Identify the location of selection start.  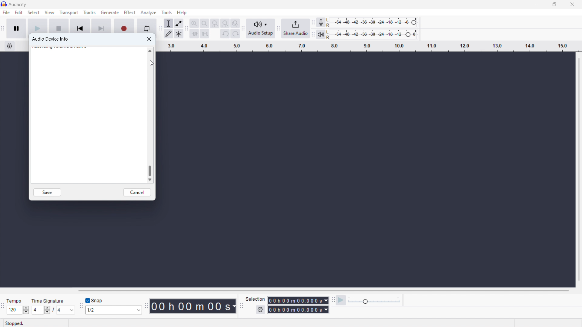
(298, 300).